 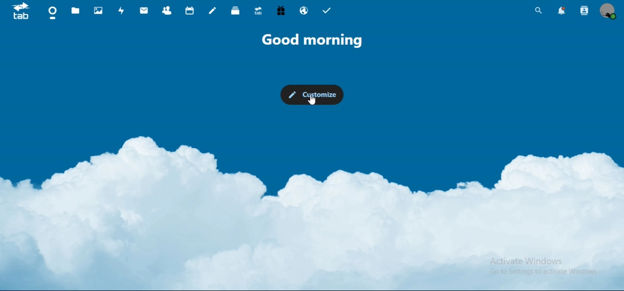 I want to click on files, so click(x=75, y=11).